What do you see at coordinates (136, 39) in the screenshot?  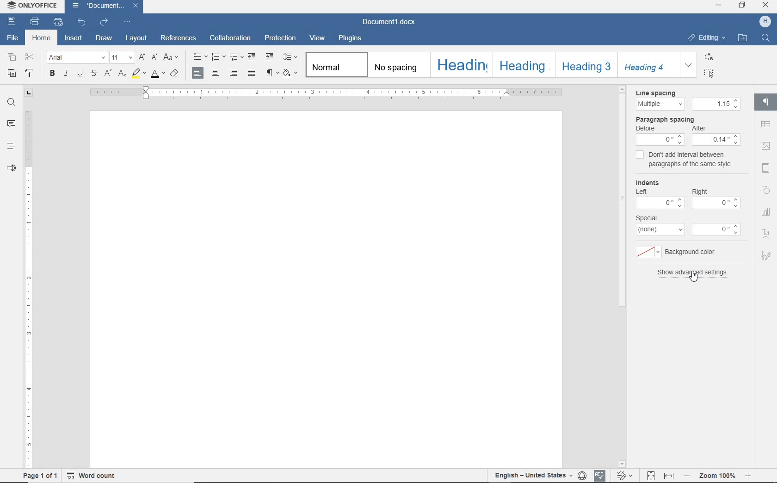 I see `layout` at bounding box center [136, 39].